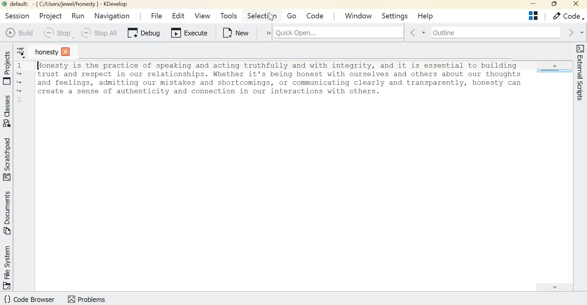  What do you see at coordinates (8, 267) in the screenshot?
I see `Toggle 'File system' tool view` at bounding box center [8, 267].